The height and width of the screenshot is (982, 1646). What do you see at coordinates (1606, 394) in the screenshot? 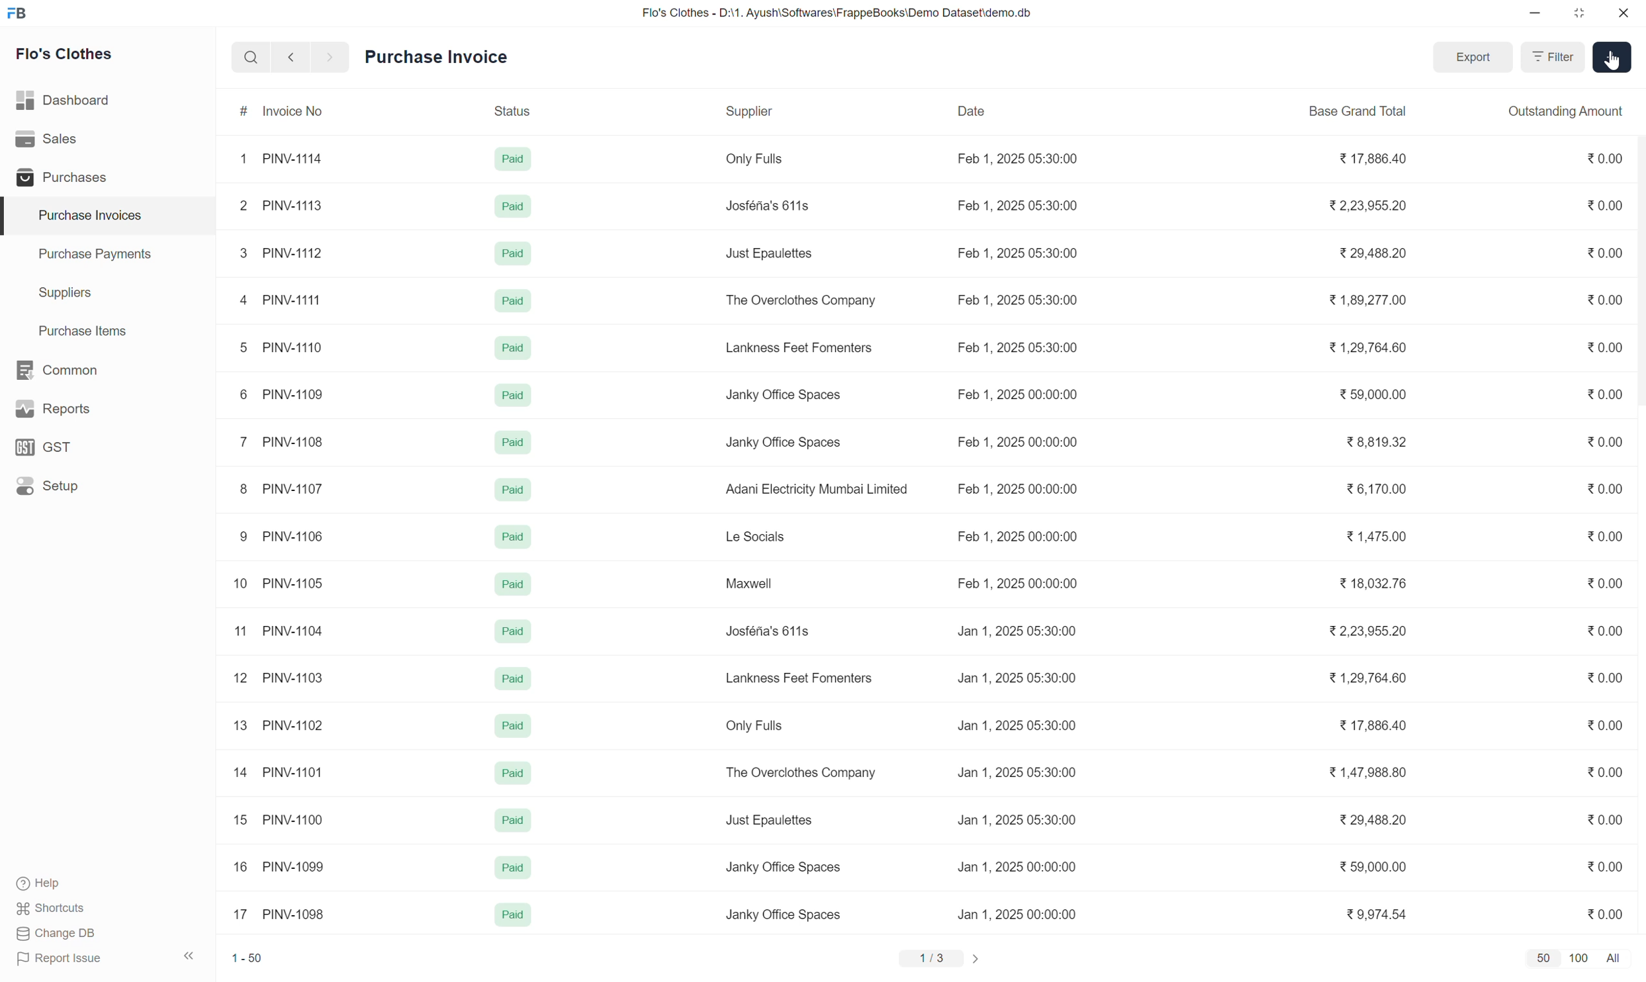
I see `0.00` at bounding box center [1606, 394].